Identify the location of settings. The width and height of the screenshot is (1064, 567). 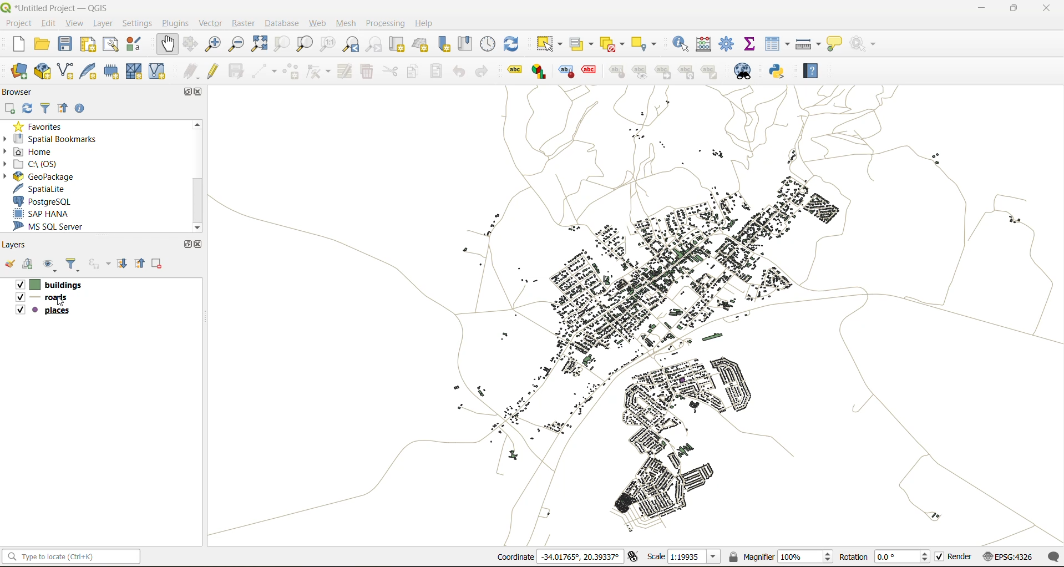
(140, 23).